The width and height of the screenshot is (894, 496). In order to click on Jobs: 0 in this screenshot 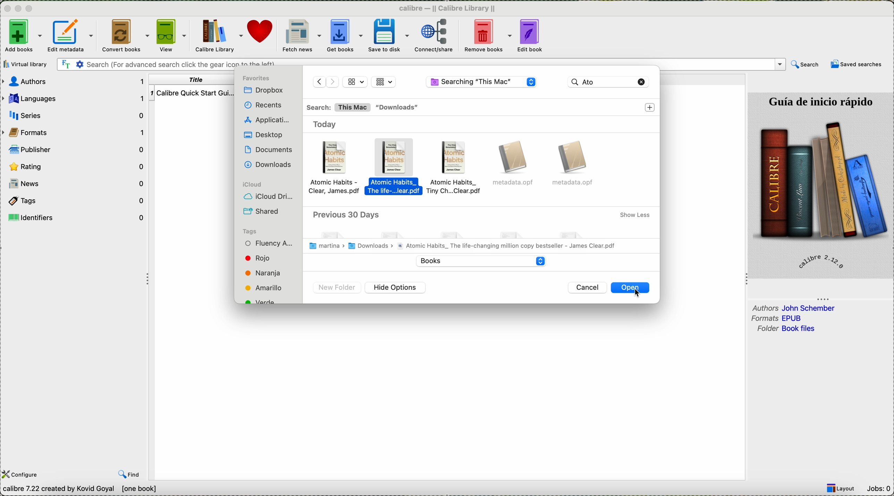, I will do `click(878, 489)`.